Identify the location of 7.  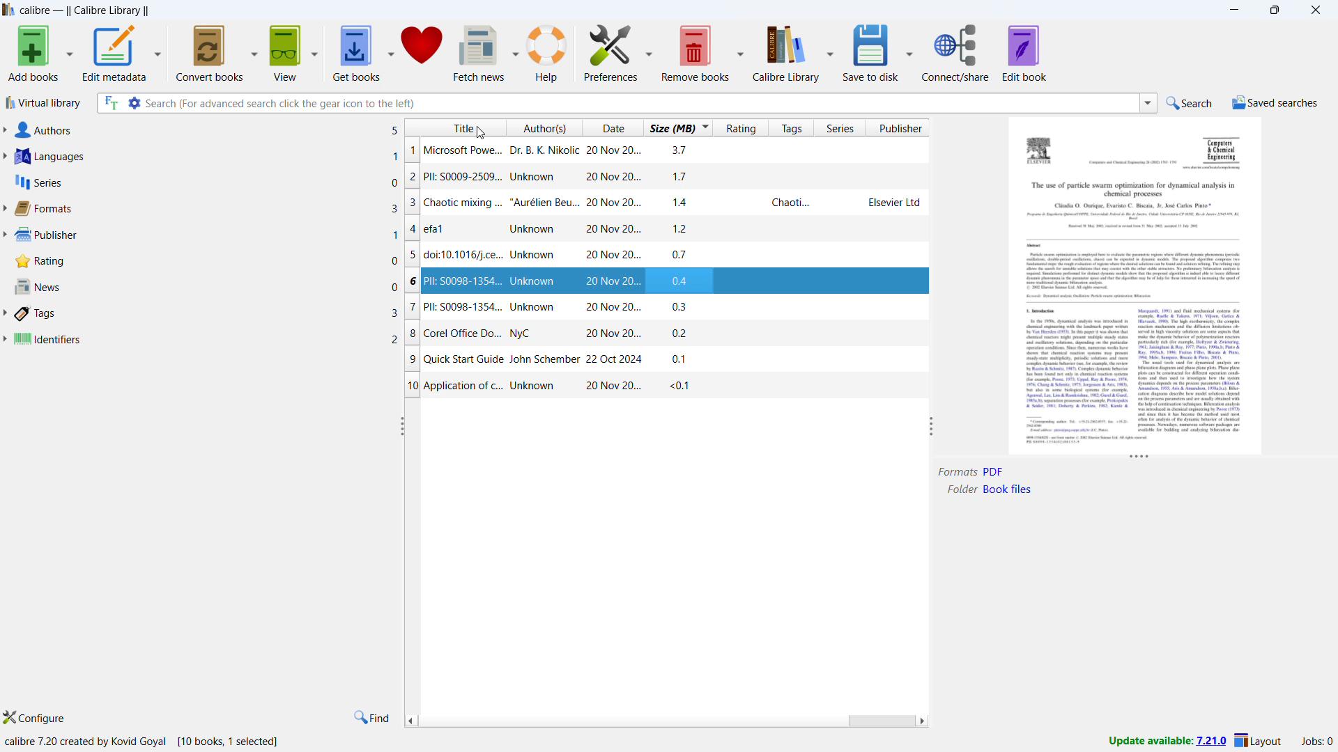
(411, 308).